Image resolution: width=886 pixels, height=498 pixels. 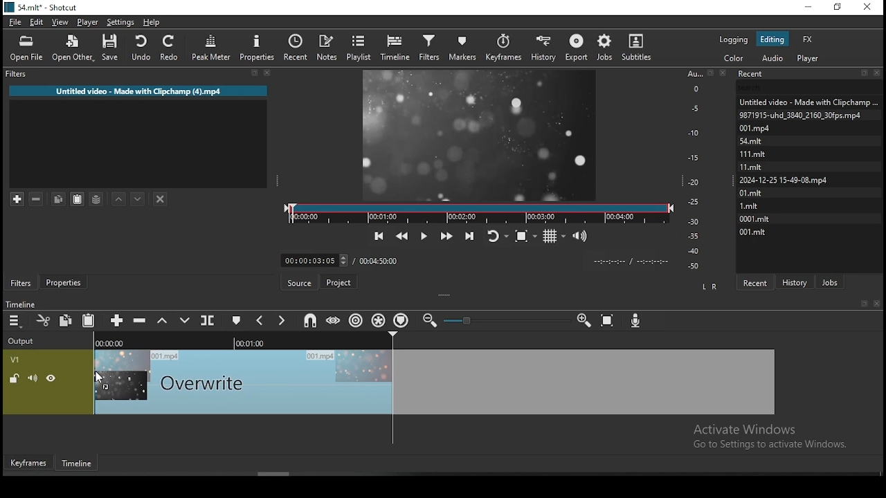 I want to click on view, so click(x=60, y=22).